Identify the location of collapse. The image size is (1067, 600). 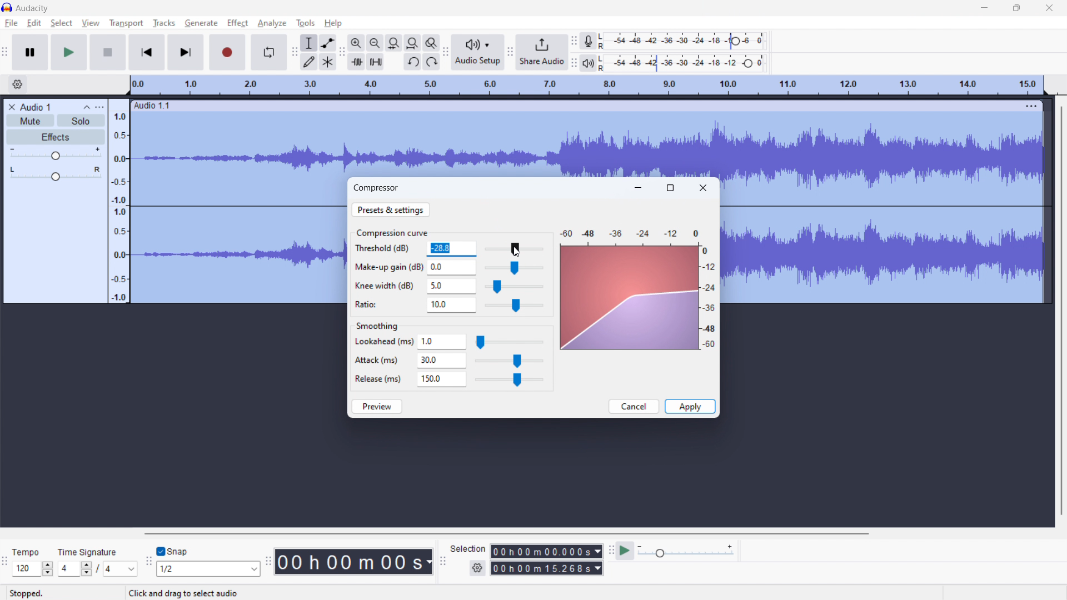
(85, 107).